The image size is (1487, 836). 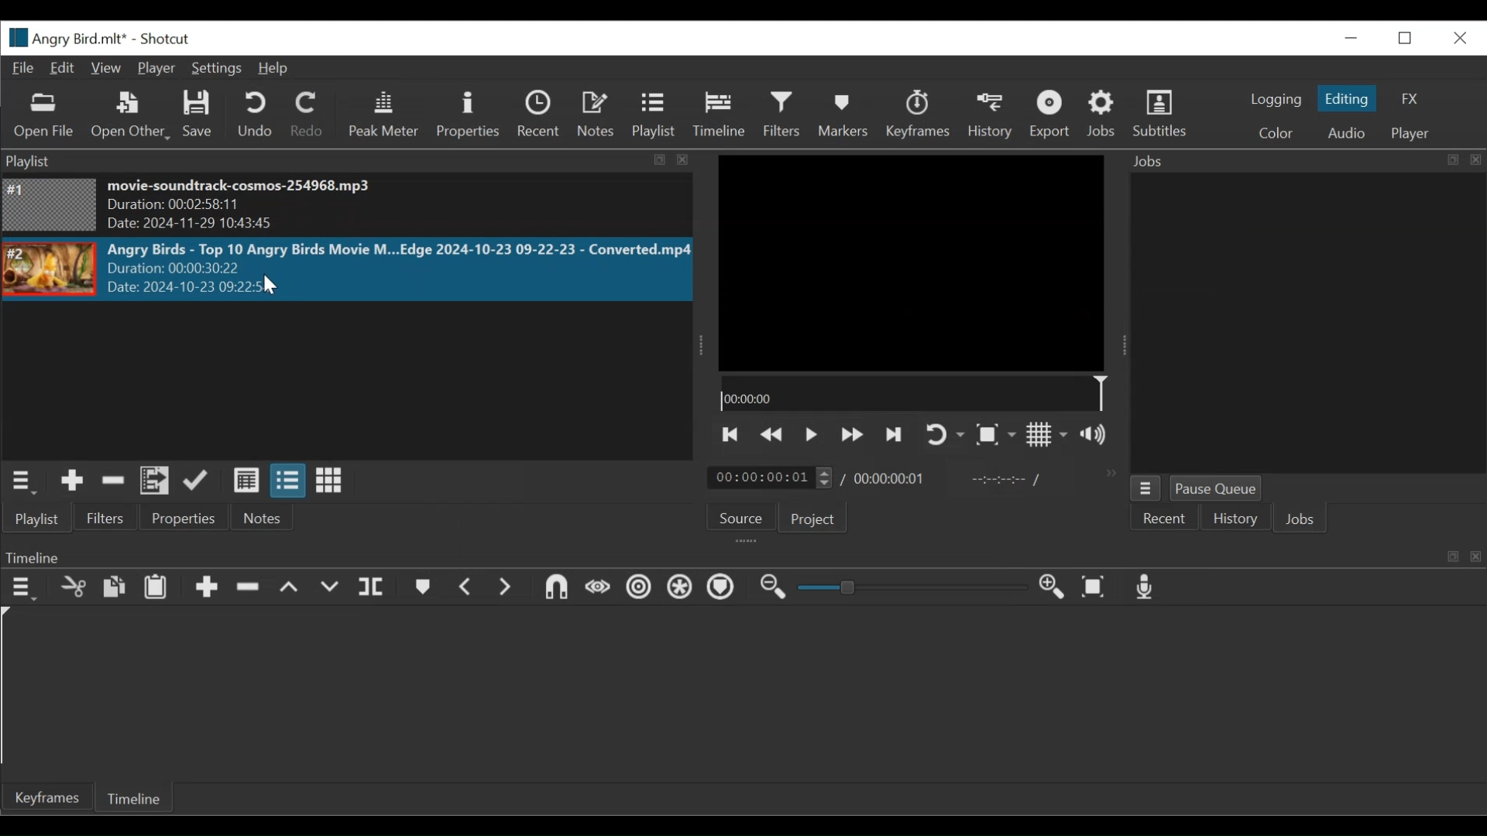 What do you see at coordinates (421, 588) in the screenshot?
I see `Markers` at bounding box center [421, 588].